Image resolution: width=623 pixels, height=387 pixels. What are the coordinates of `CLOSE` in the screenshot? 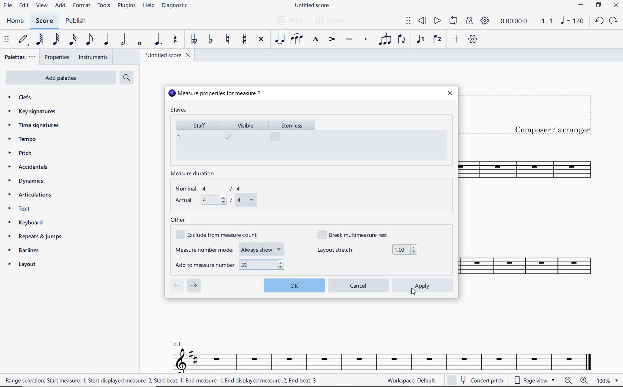 It's located at (616, 6).